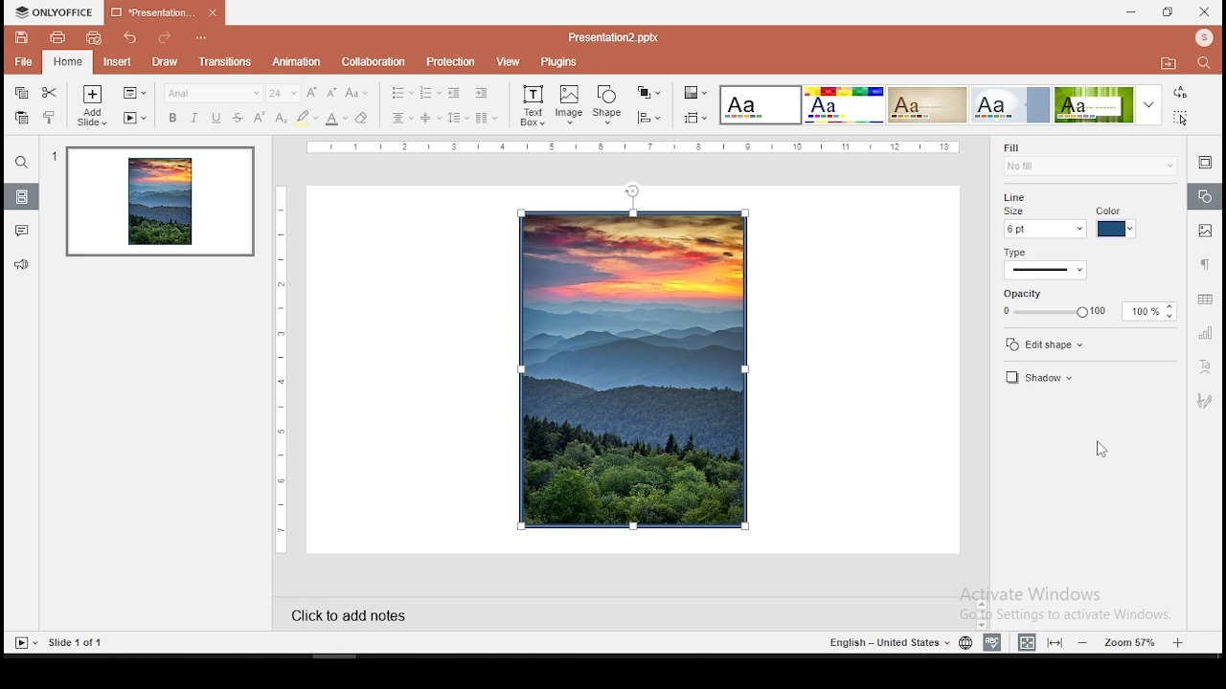 The height and width of the screenshot is (689, 1226). What do you see at coordinates (1039, 379) in the screenshot?
I see `shadow` at bounding box center [1039, 379].